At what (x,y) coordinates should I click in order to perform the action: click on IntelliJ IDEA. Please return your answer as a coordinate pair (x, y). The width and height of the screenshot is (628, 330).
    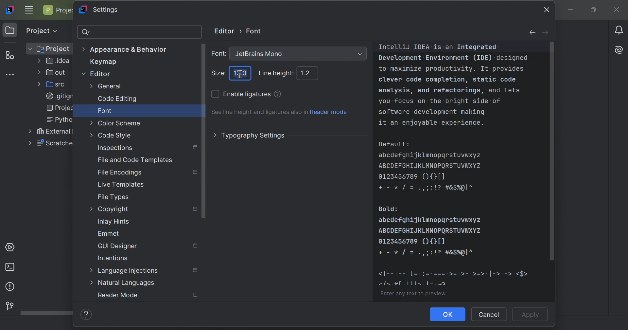
    Looking at the image, I should click on (438, 47).